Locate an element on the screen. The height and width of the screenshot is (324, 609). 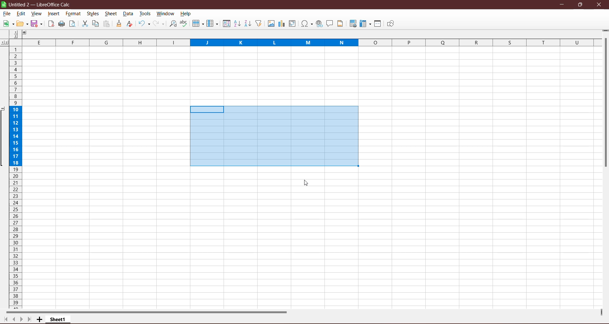
Add New Sheet is located at coordinates (40, 320).